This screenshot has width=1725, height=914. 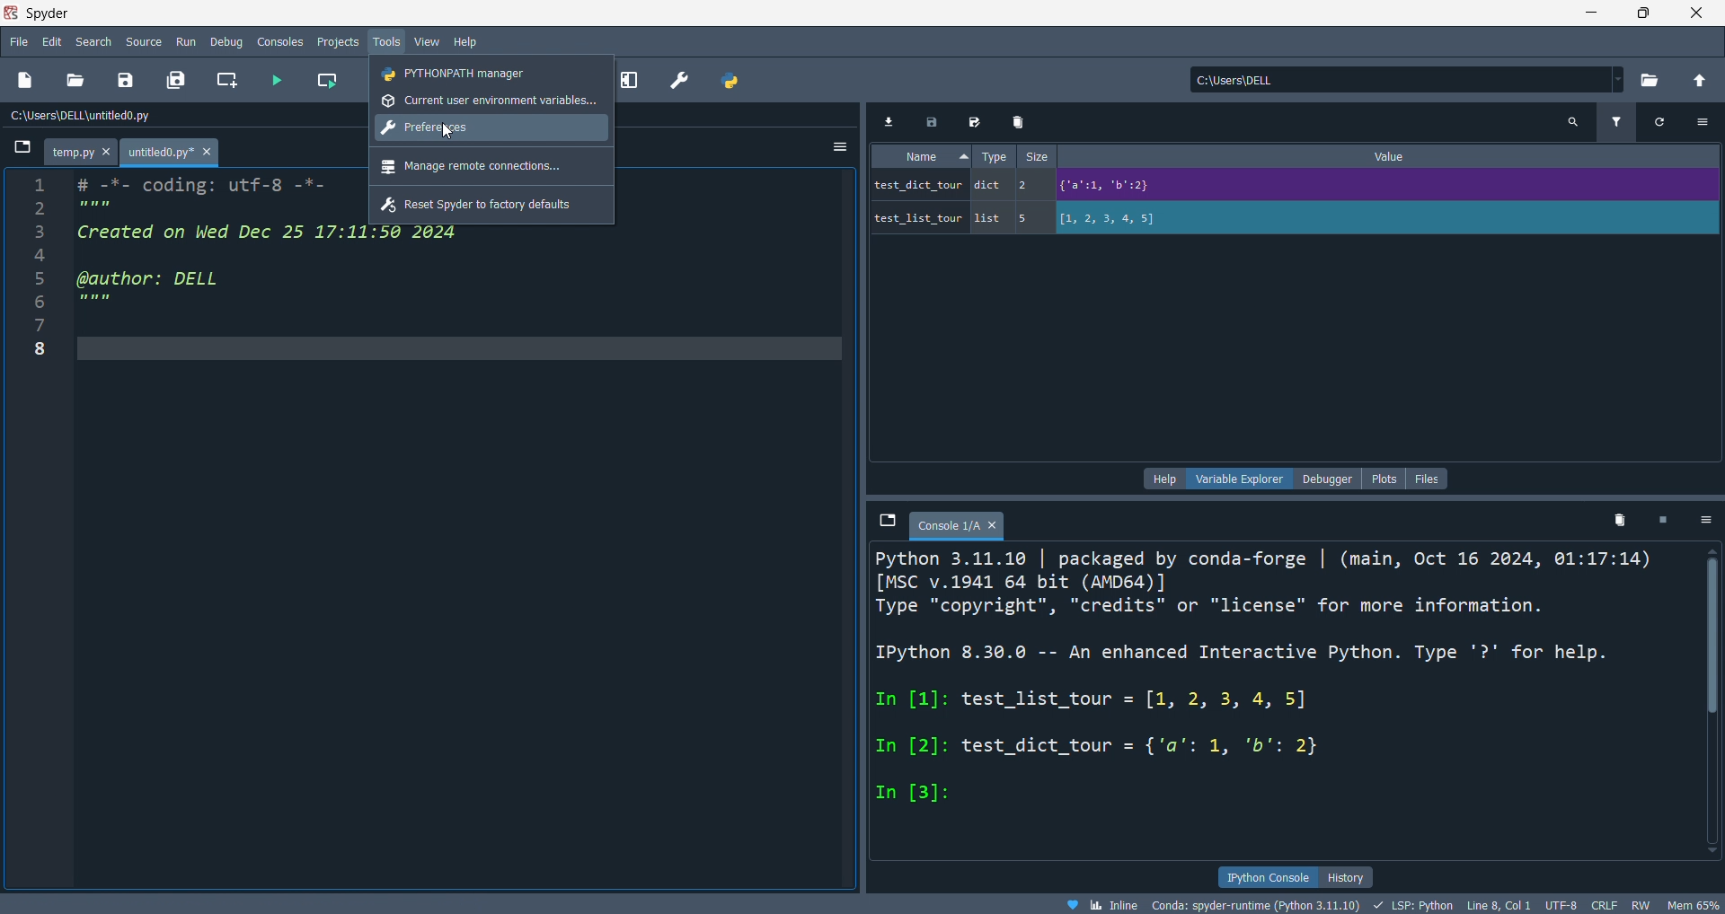 What do you see at coordinates (44, 352) in the screenshot?
I see `8` at bounding box center [44, 352].